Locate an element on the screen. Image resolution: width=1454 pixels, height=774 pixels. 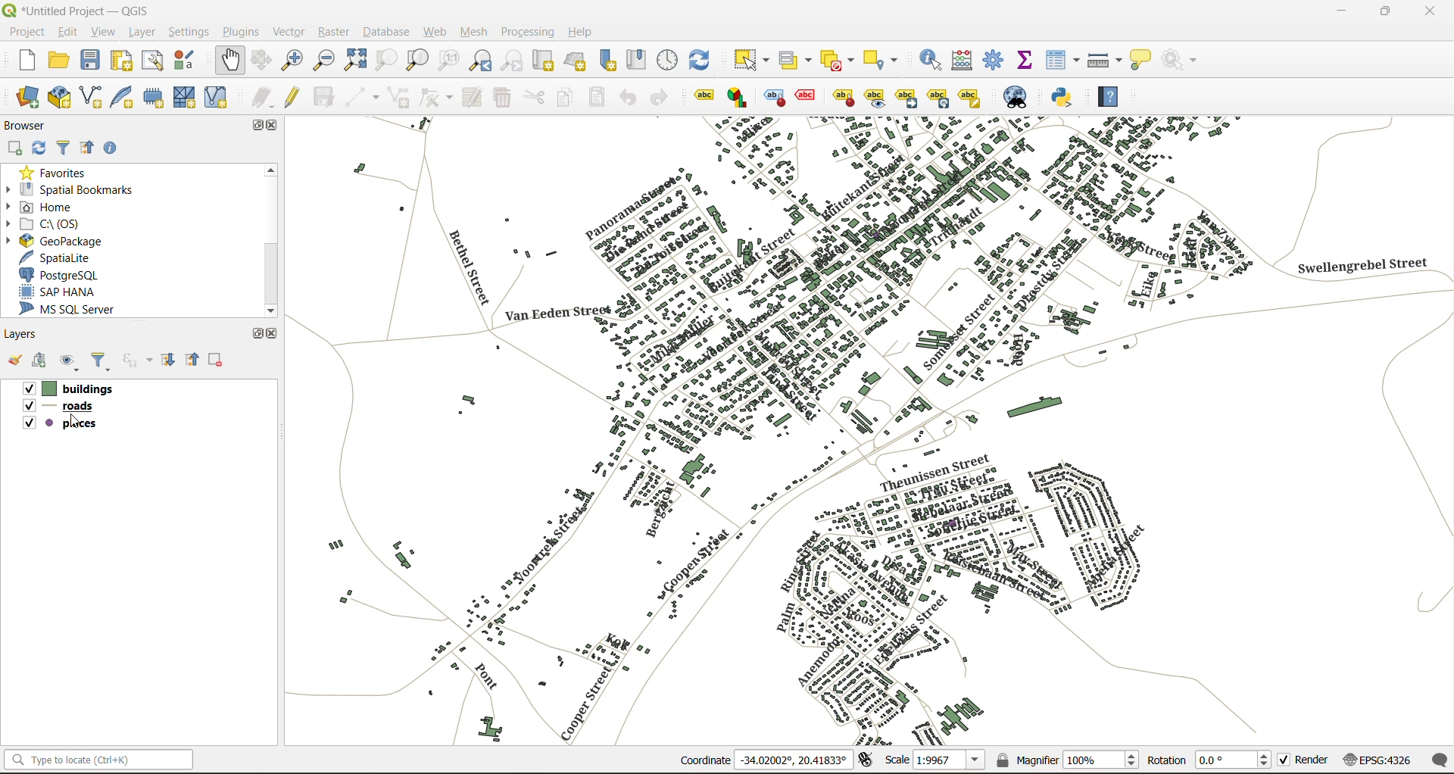
zoom selection is located at coordinates (386, 64).